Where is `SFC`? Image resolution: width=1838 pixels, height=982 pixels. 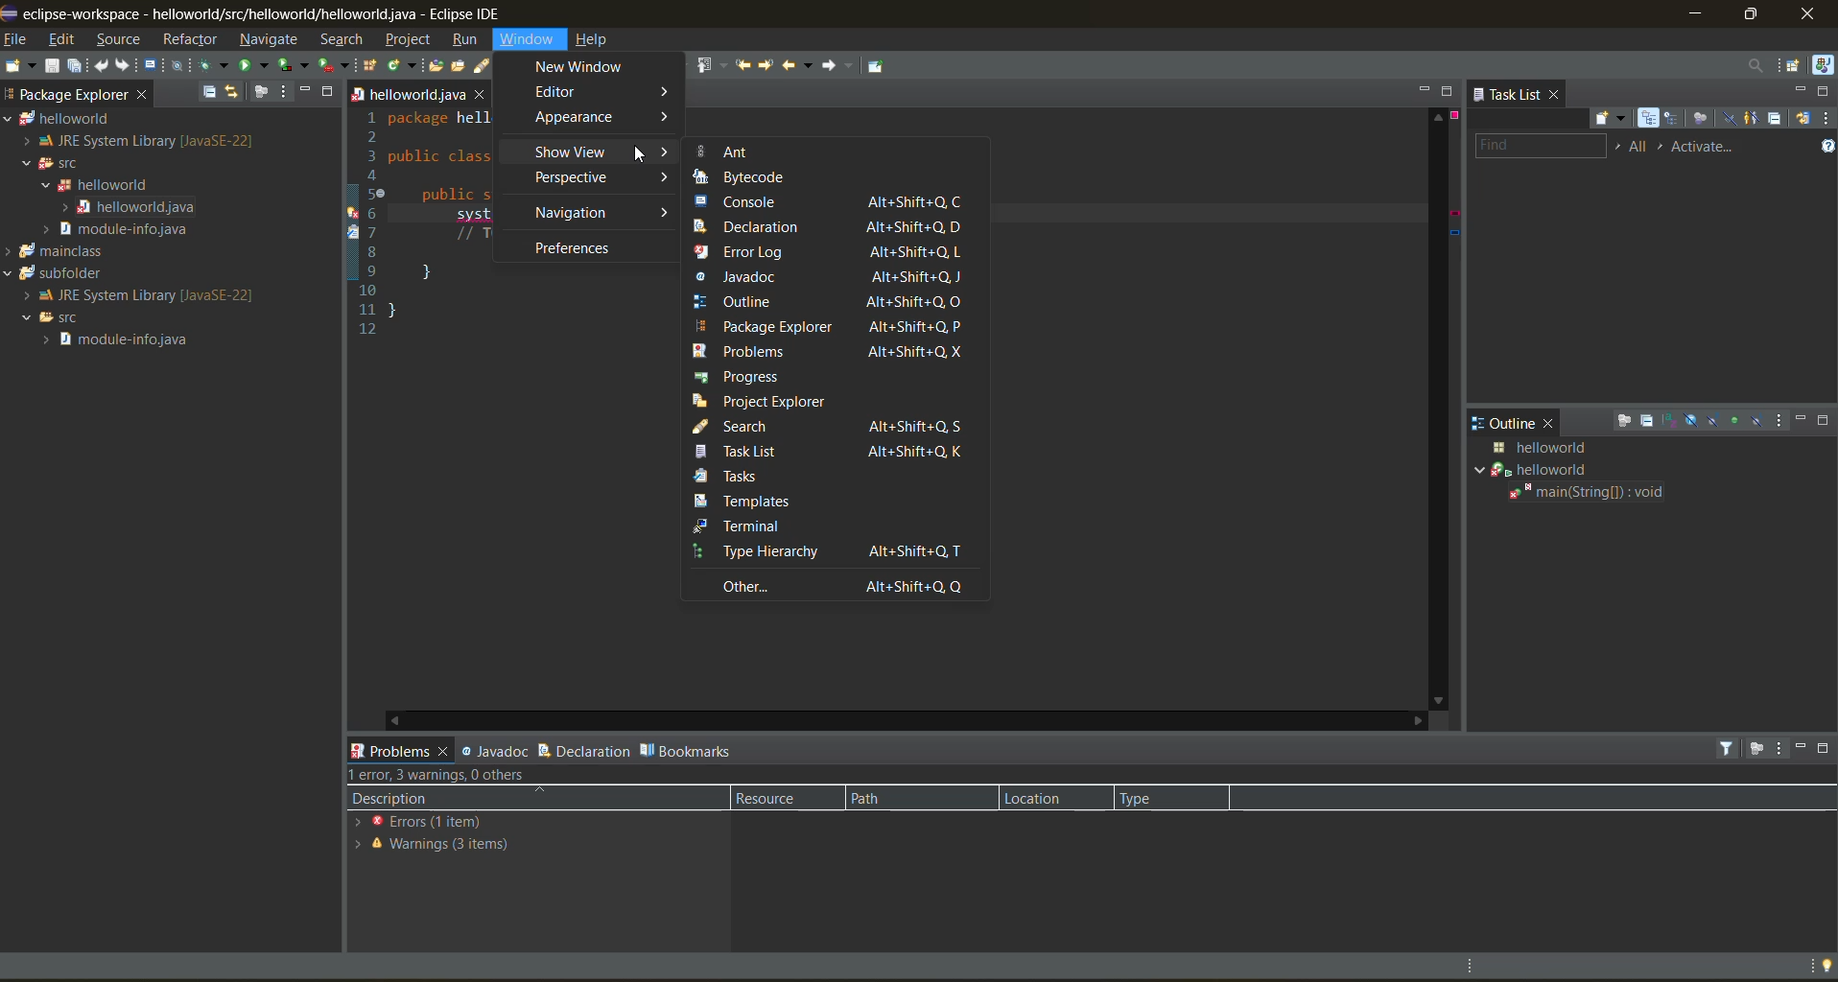
SFC is located at coordinates (57, 161).